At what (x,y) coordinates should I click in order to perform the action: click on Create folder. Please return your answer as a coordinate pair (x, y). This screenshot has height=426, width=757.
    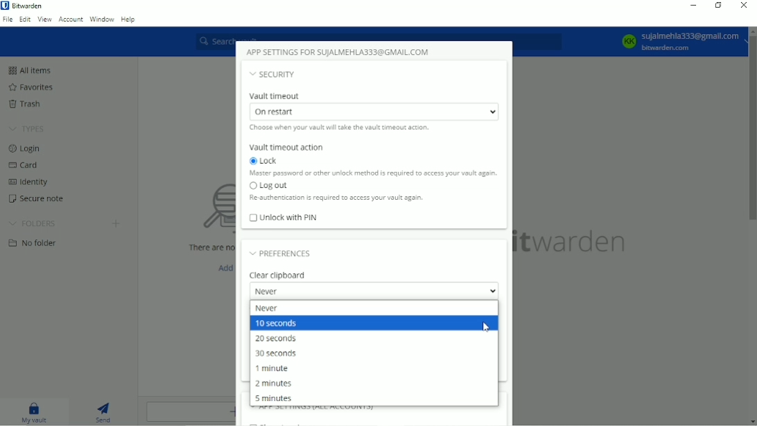
    Looking at the image, I should click on (115, 223).